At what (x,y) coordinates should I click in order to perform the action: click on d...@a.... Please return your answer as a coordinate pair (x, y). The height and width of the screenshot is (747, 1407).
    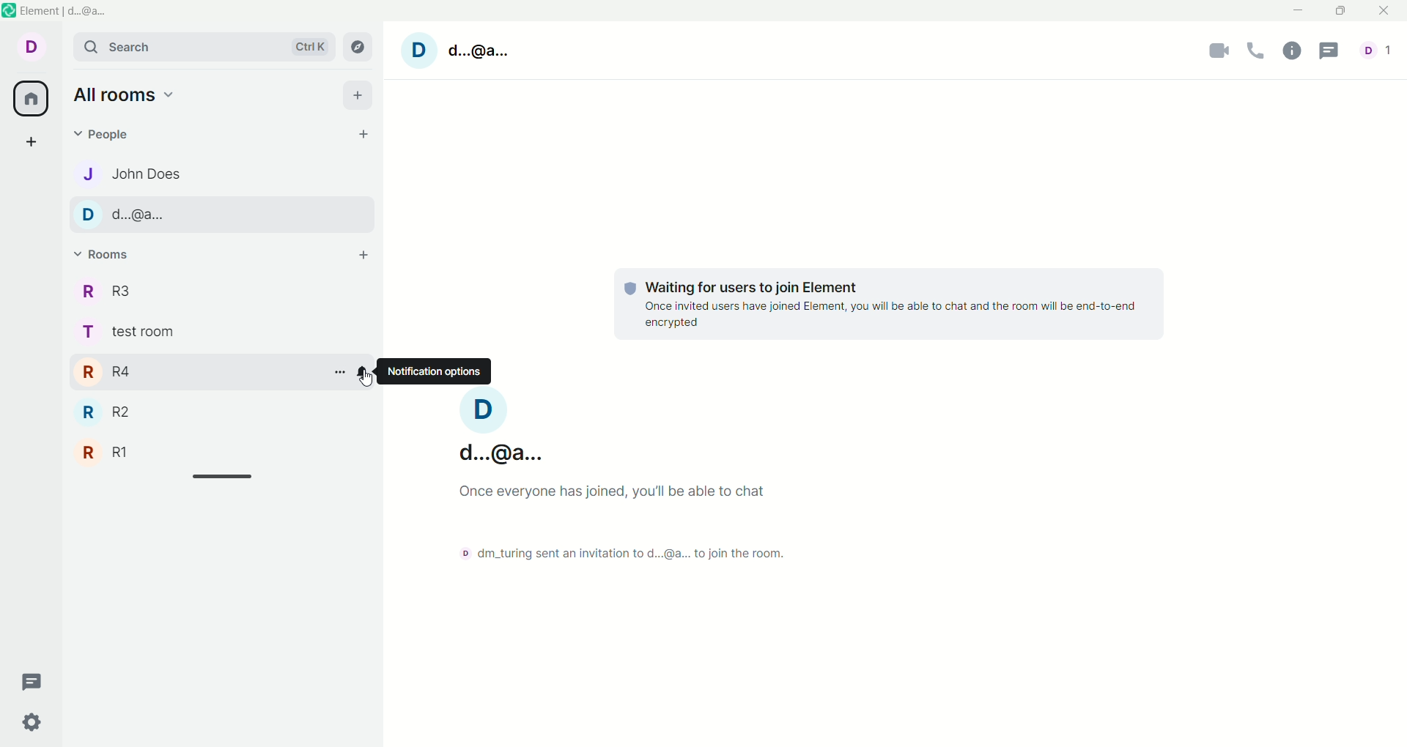
    Looking at the image, I should click on (502, 453).